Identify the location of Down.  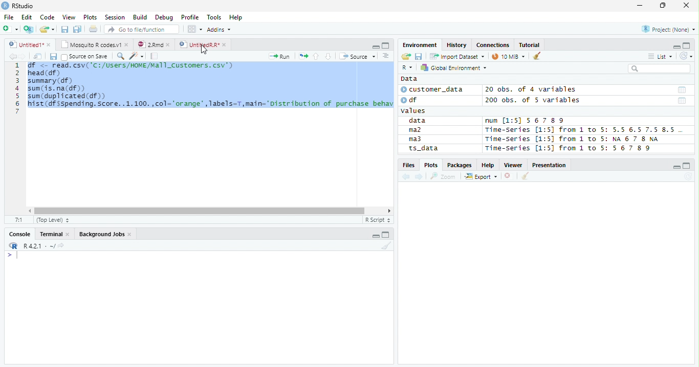
(328, 57).